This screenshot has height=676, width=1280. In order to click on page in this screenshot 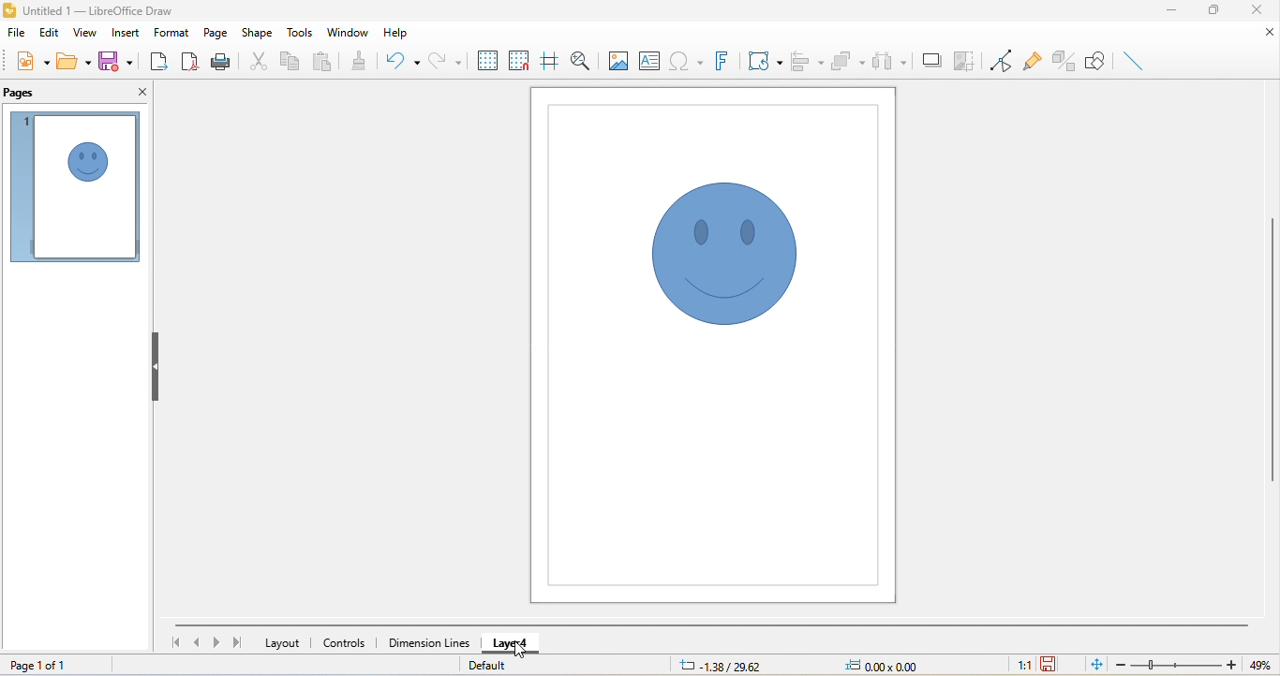, I will do `click(215, 34)`.